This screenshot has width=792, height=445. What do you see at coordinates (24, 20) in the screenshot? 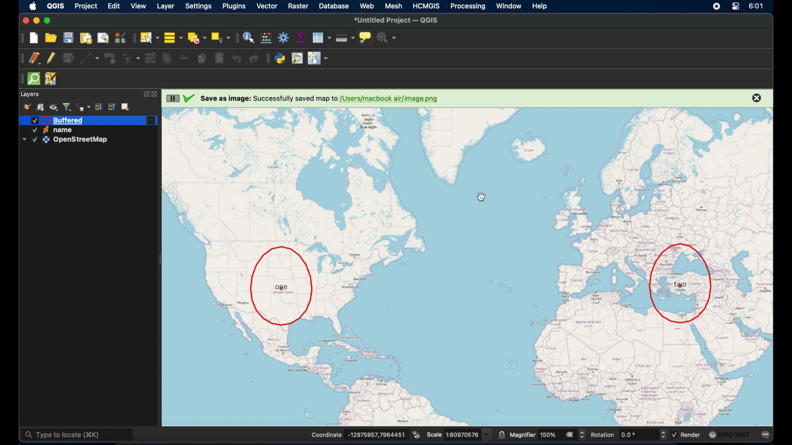
I see `close` at bounding box center [24, 20].